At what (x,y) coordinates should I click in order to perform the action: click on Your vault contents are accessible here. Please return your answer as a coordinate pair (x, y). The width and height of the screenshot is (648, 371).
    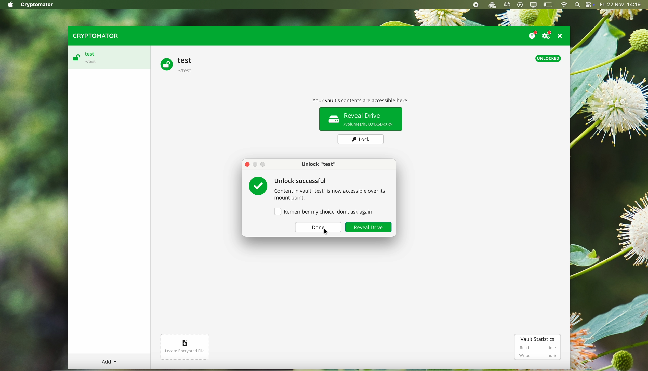
    Looking at the image, I should click on (362, 99).